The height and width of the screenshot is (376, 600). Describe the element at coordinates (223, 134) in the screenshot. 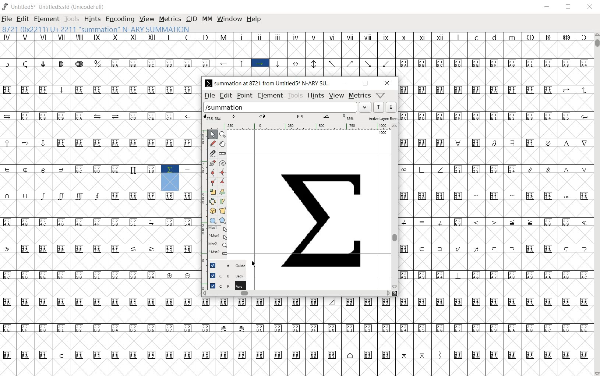

I see `MAGNIFY` at that location.